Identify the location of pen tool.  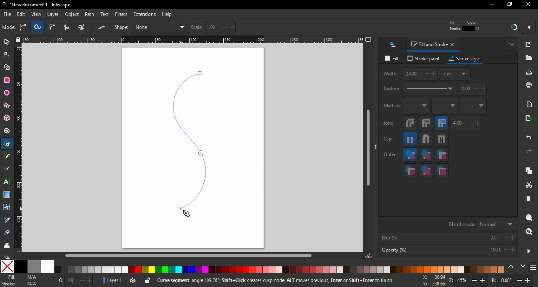
(8, 144).